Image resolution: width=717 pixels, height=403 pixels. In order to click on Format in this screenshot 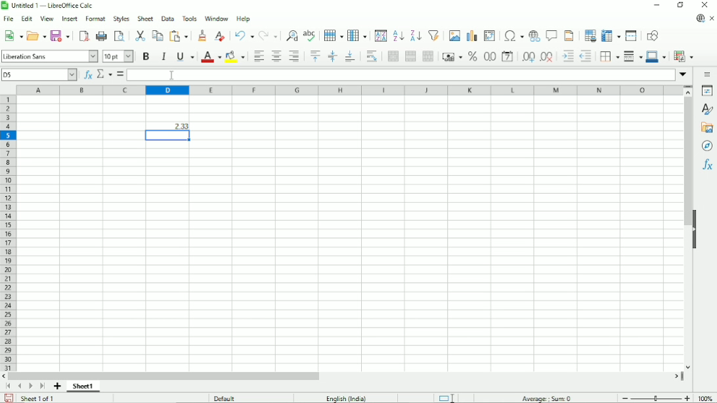, I will do `click(96, 18)`.